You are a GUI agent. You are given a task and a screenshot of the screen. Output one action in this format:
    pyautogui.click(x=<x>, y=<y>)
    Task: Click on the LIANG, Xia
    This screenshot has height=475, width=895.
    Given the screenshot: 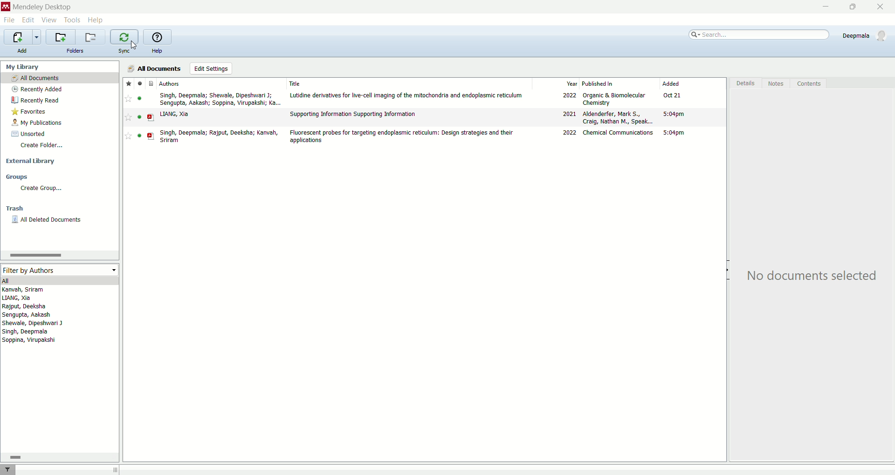 What is the action you would take?
    pyautogui.click(x=20, y=298)
    